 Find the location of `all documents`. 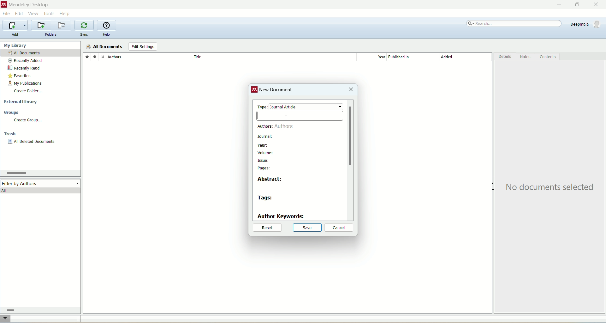

all documents is located at coordinates (40, 53).